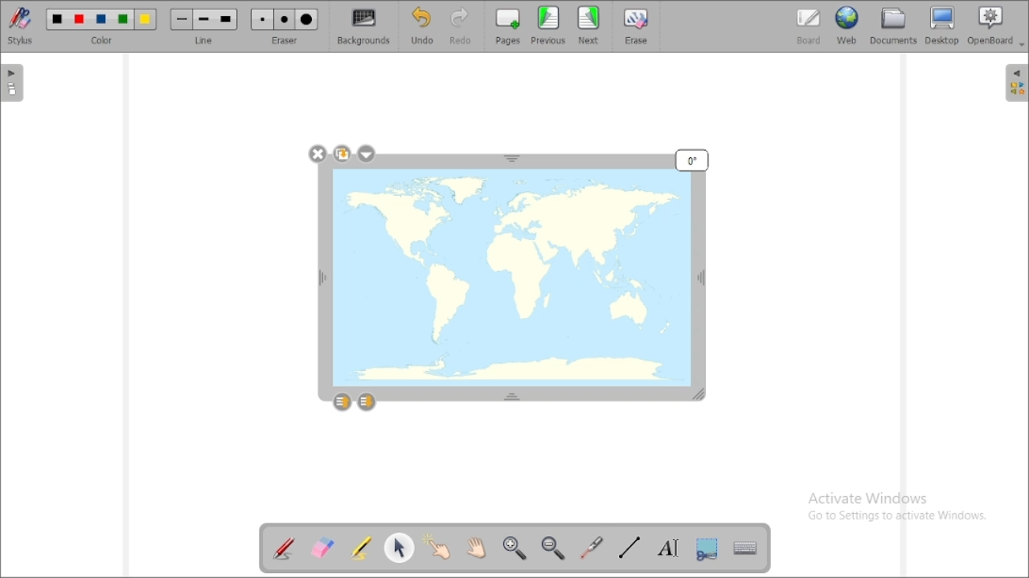  Describe the element at coordinates (992, 26) in the screenshot. I see `openboard` at that location.